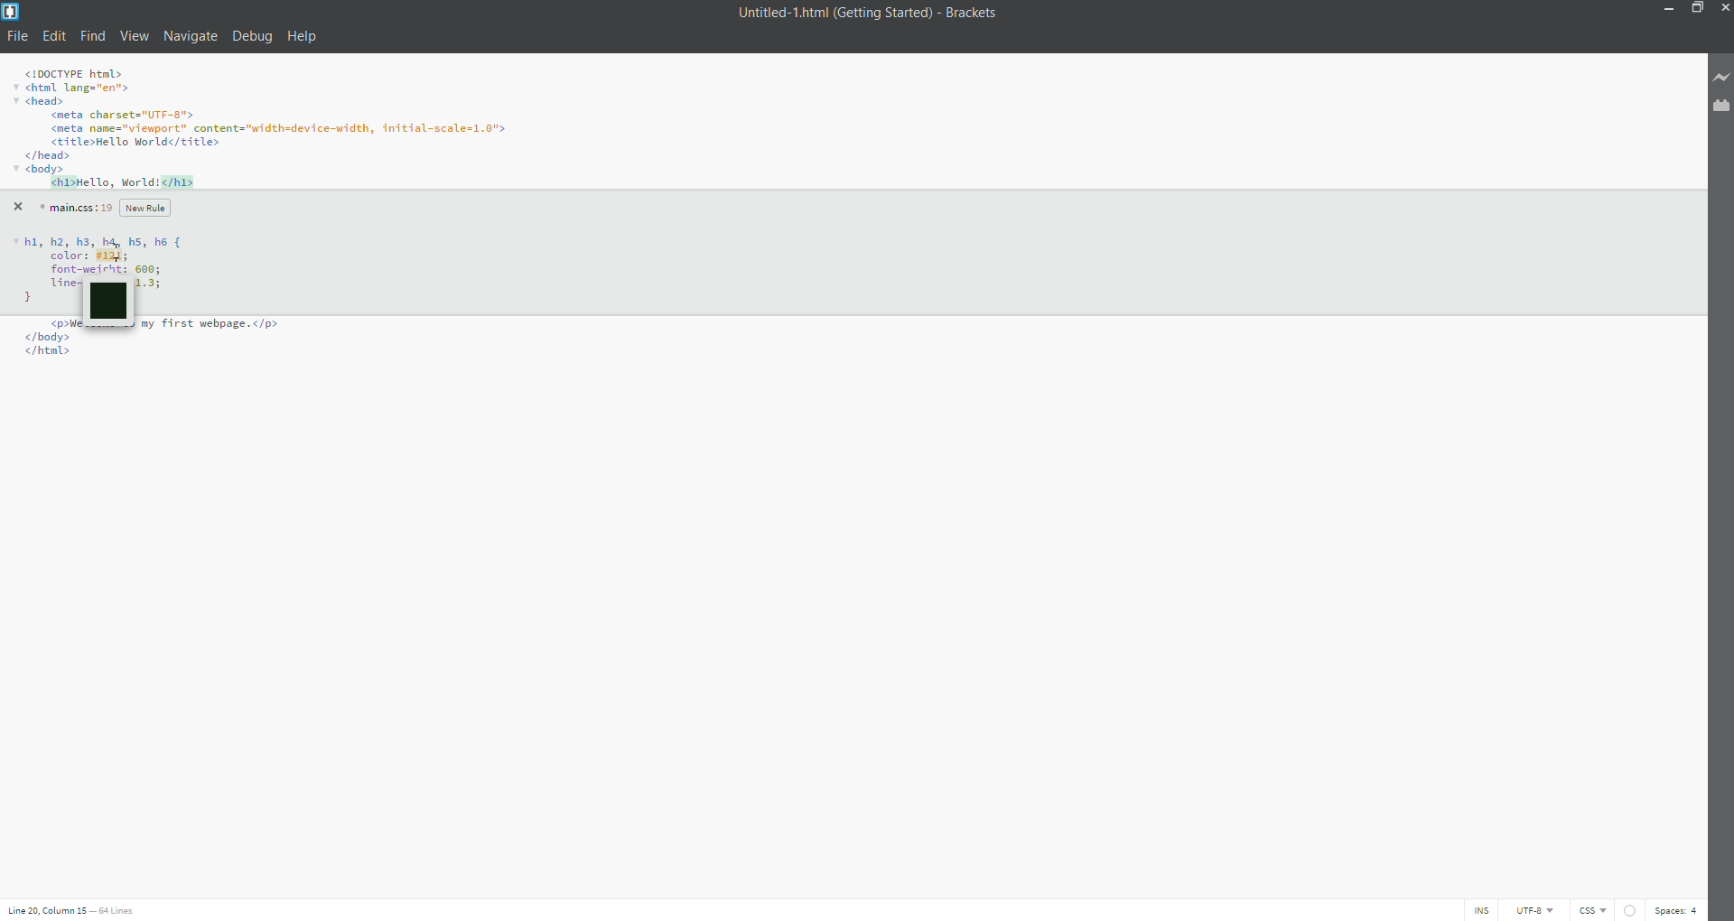  I want to click on color, so click(112, 304).